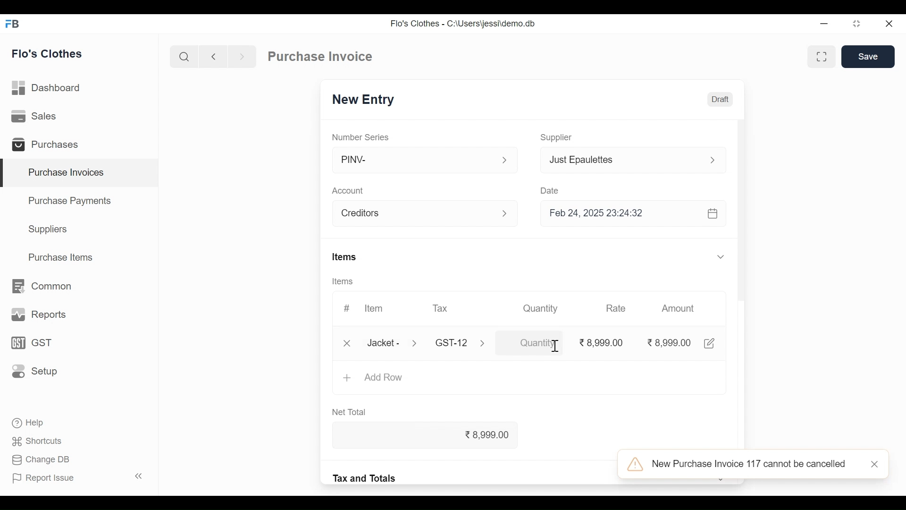  I want to click on Search, so click(185, 56).